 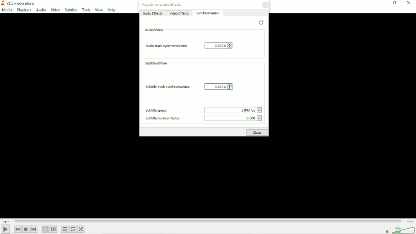 I want to click on Audio/video, so click(x=154, y=29).